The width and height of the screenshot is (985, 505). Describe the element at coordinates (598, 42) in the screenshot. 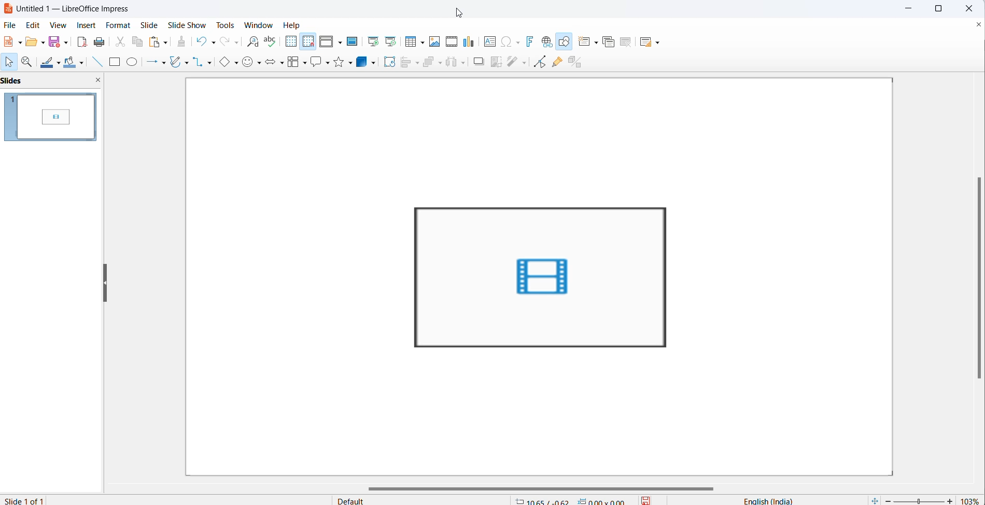

I see `new slide options` at that location.